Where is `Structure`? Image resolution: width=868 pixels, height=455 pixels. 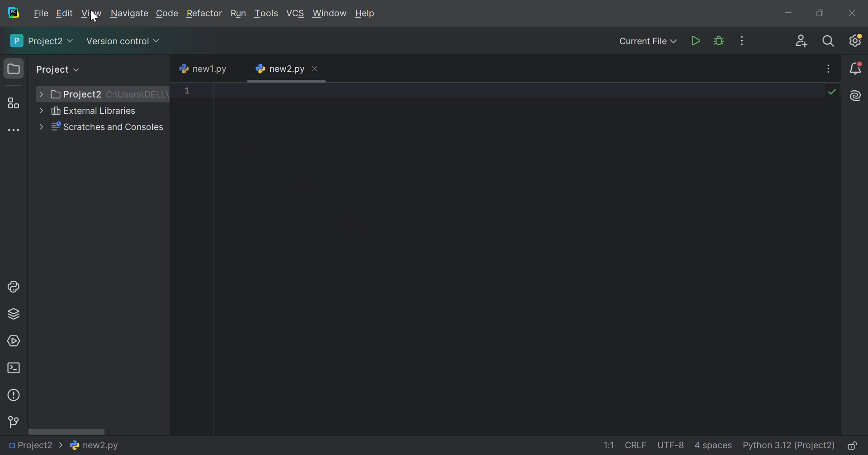 Structure is located at coordinates (13, 103).